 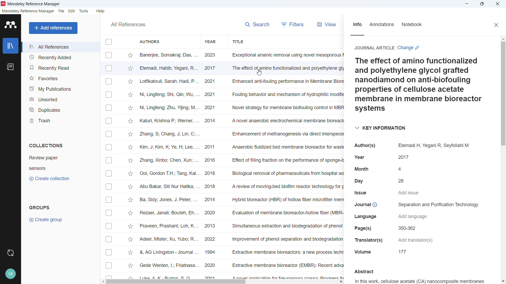 I want to click on library, so click(x=11, y=46).